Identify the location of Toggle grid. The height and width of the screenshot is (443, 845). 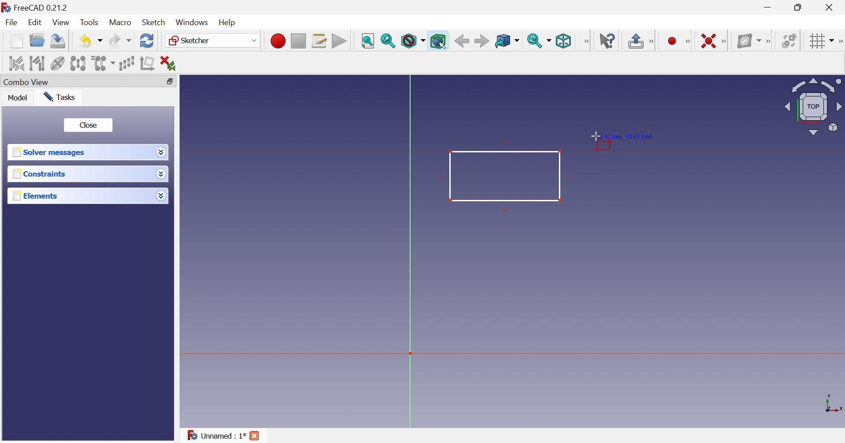
(821, 41).